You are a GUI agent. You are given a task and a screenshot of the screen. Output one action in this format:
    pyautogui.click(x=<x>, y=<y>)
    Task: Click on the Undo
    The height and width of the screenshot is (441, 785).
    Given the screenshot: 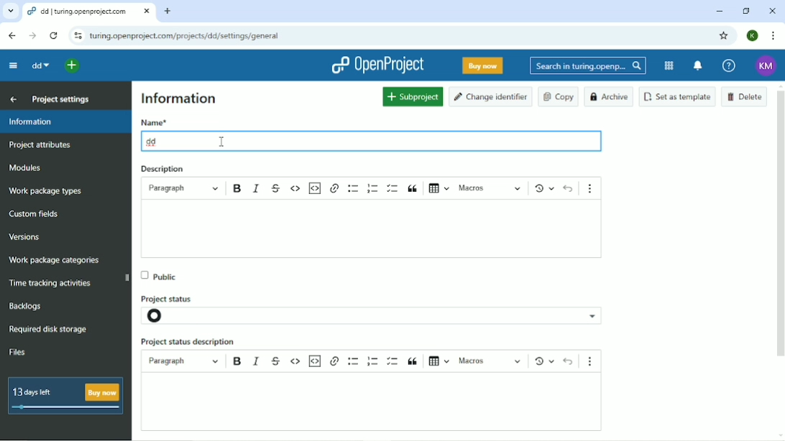 What is the action you would take?
    pyautogui.click(x=569, y=188)
    